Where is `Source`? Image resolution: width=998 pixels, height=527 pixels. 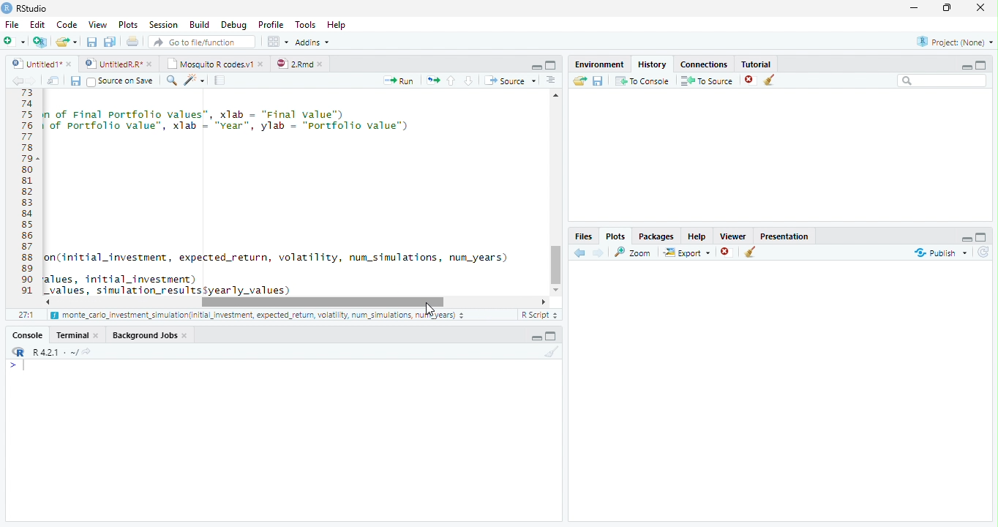
Source is located at coordinates (509, 80).